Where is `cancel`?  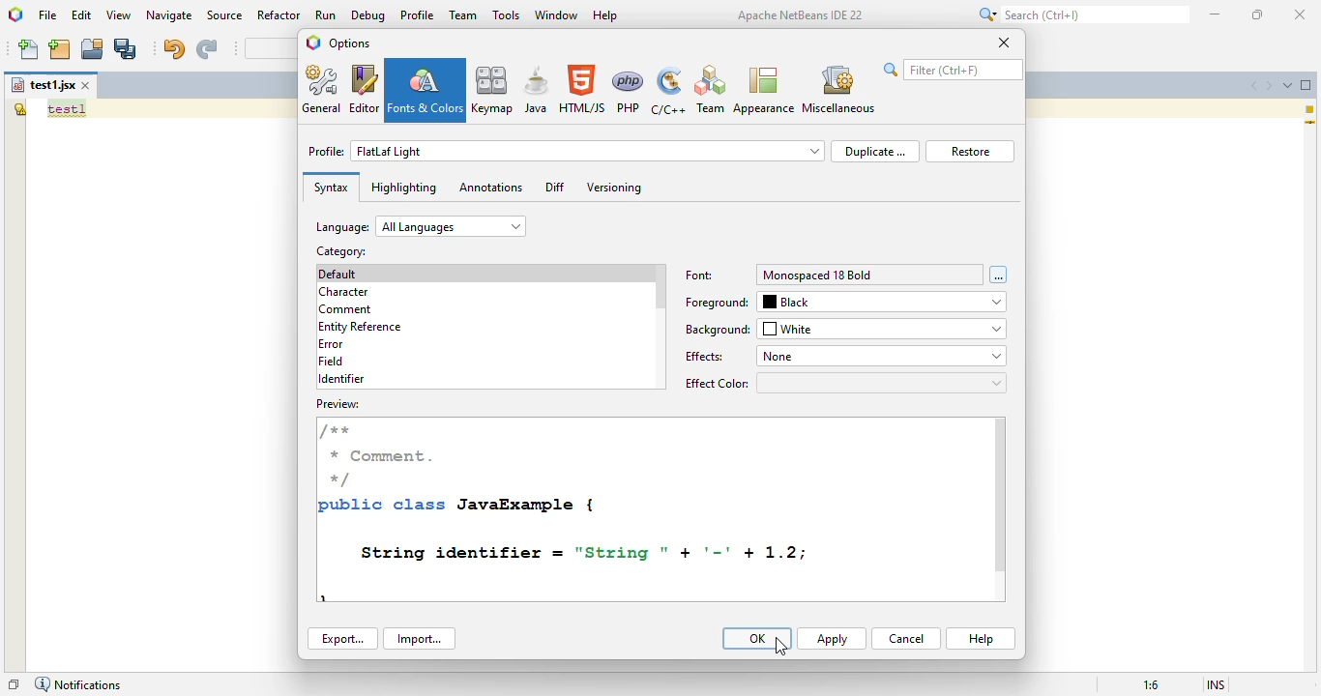 cancel is located at coordinates (906, 638).